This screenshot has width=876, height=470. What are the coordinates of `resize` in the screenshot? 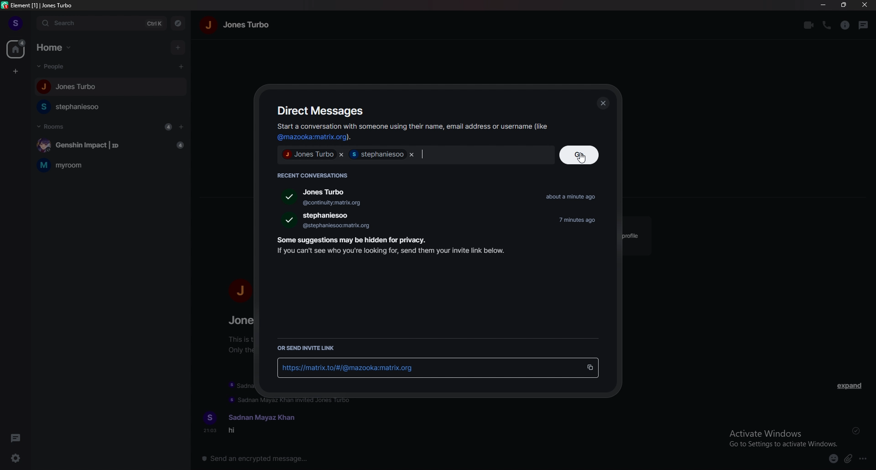 It's located at (843, 5).